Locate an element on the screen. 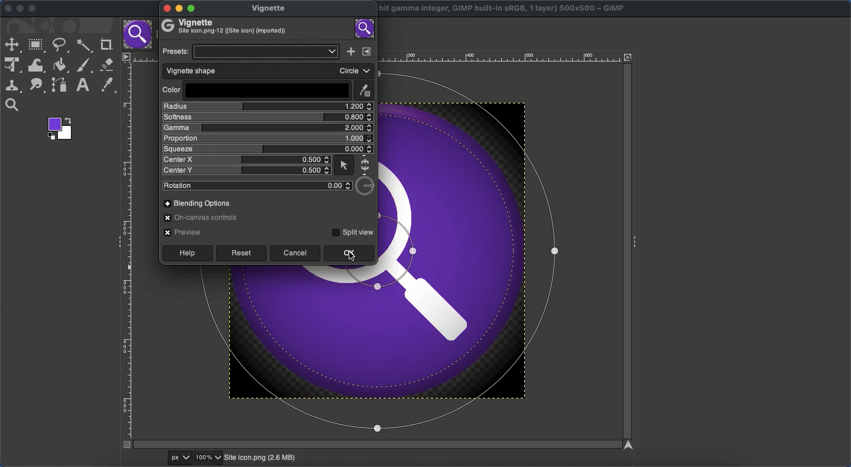  Rotation is located at coordinates (366, 185).